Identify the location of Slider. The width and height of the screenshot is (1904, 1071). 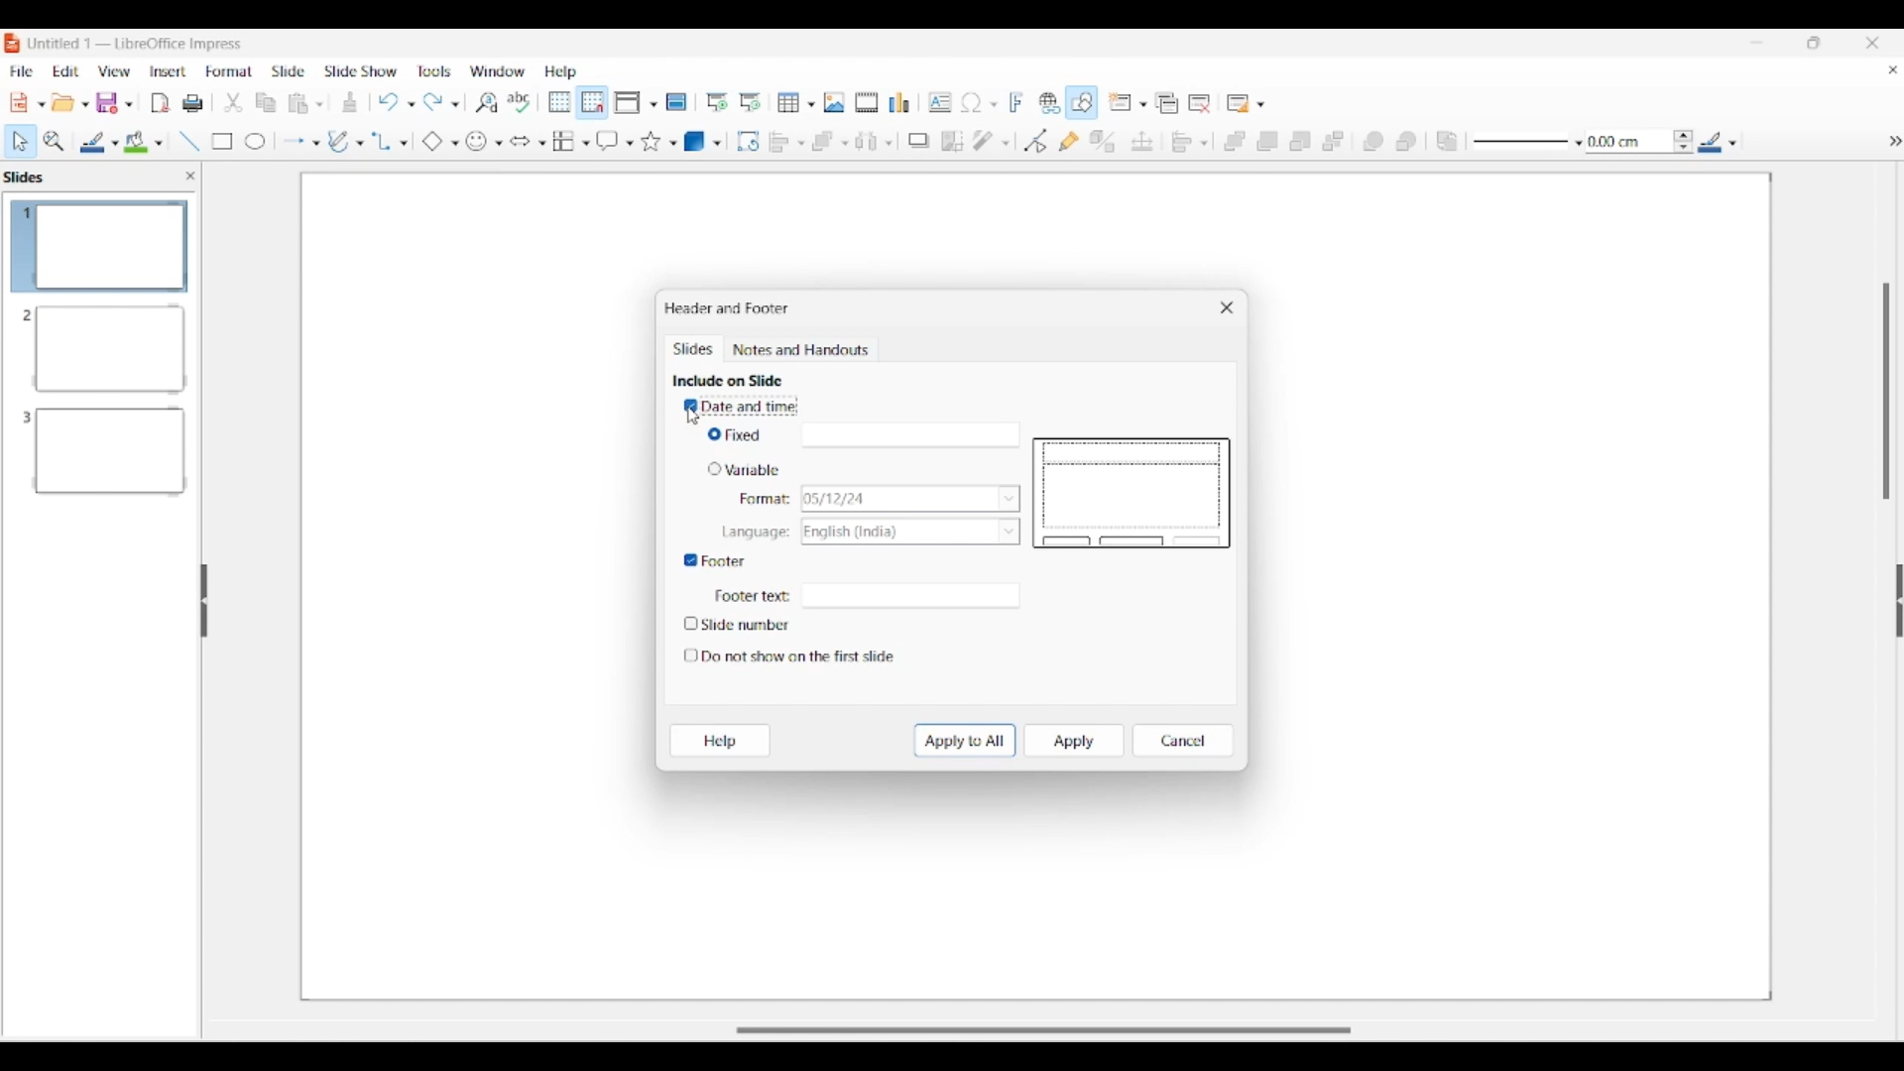
(1027, 1029).